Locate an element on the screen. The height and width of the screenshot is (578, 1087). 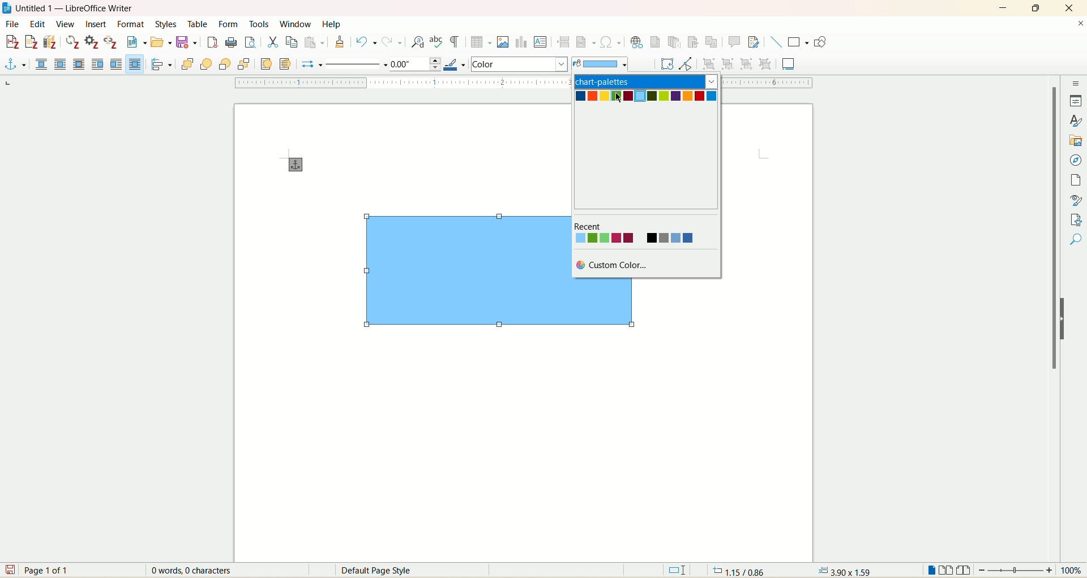
insert textbox is located at coordinates (542, 42).